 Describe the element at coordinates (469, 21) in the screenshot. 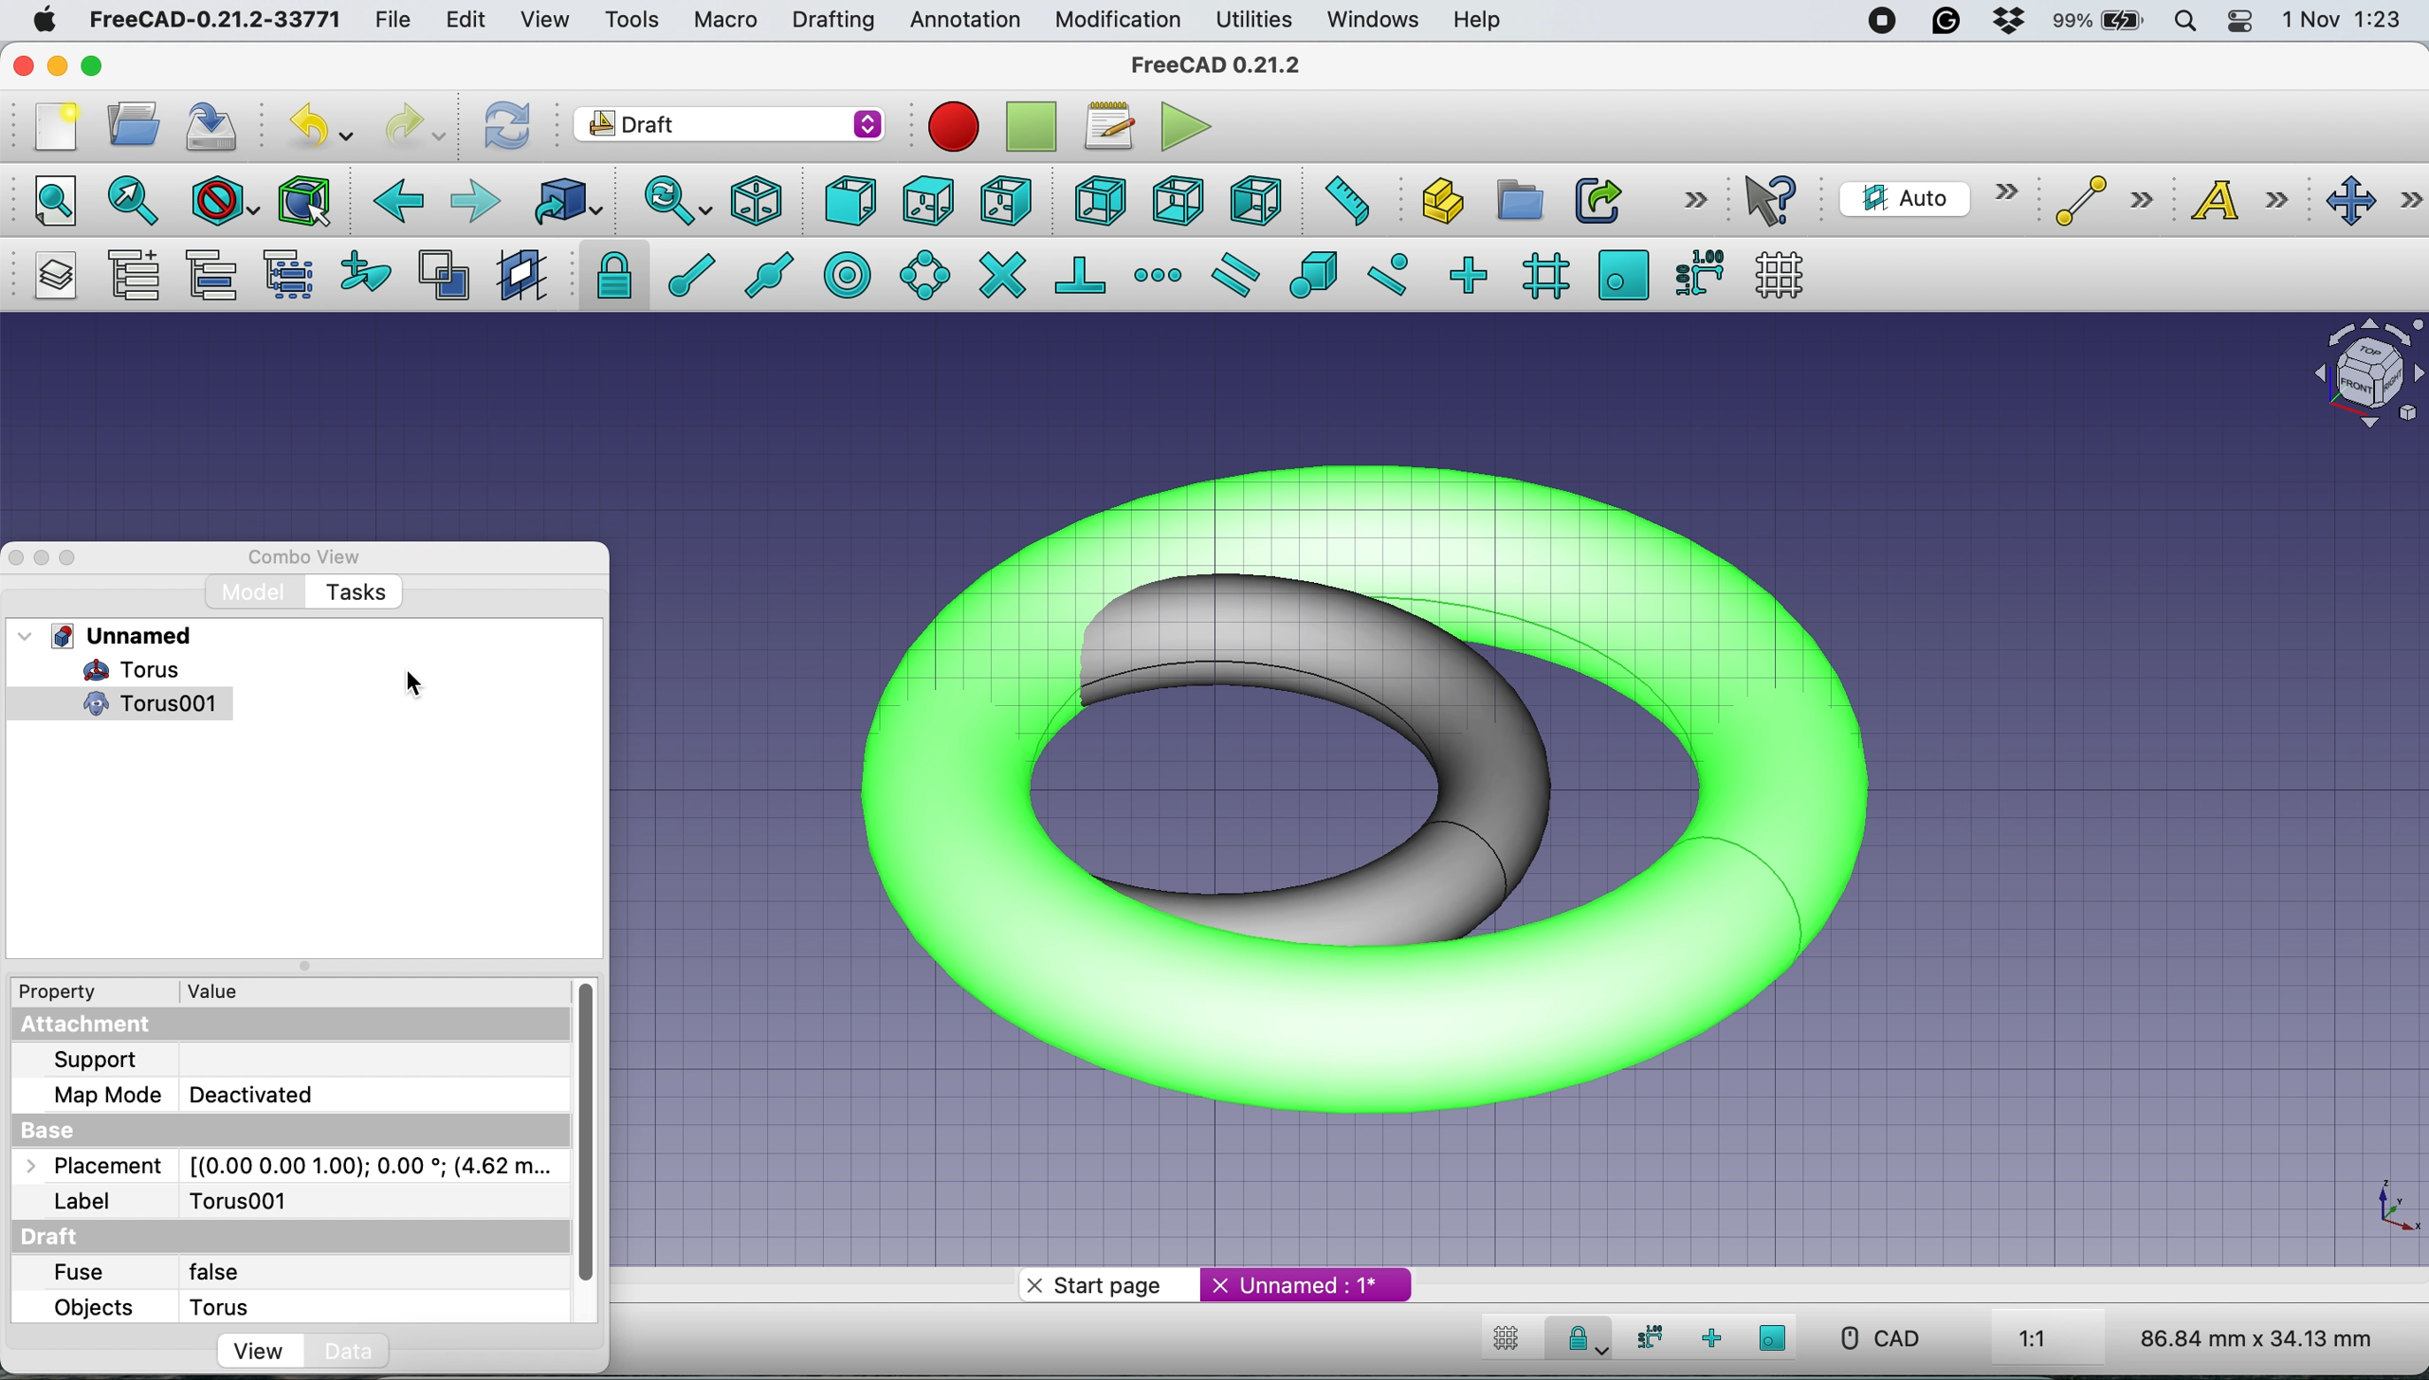

I see `edit` at that location.